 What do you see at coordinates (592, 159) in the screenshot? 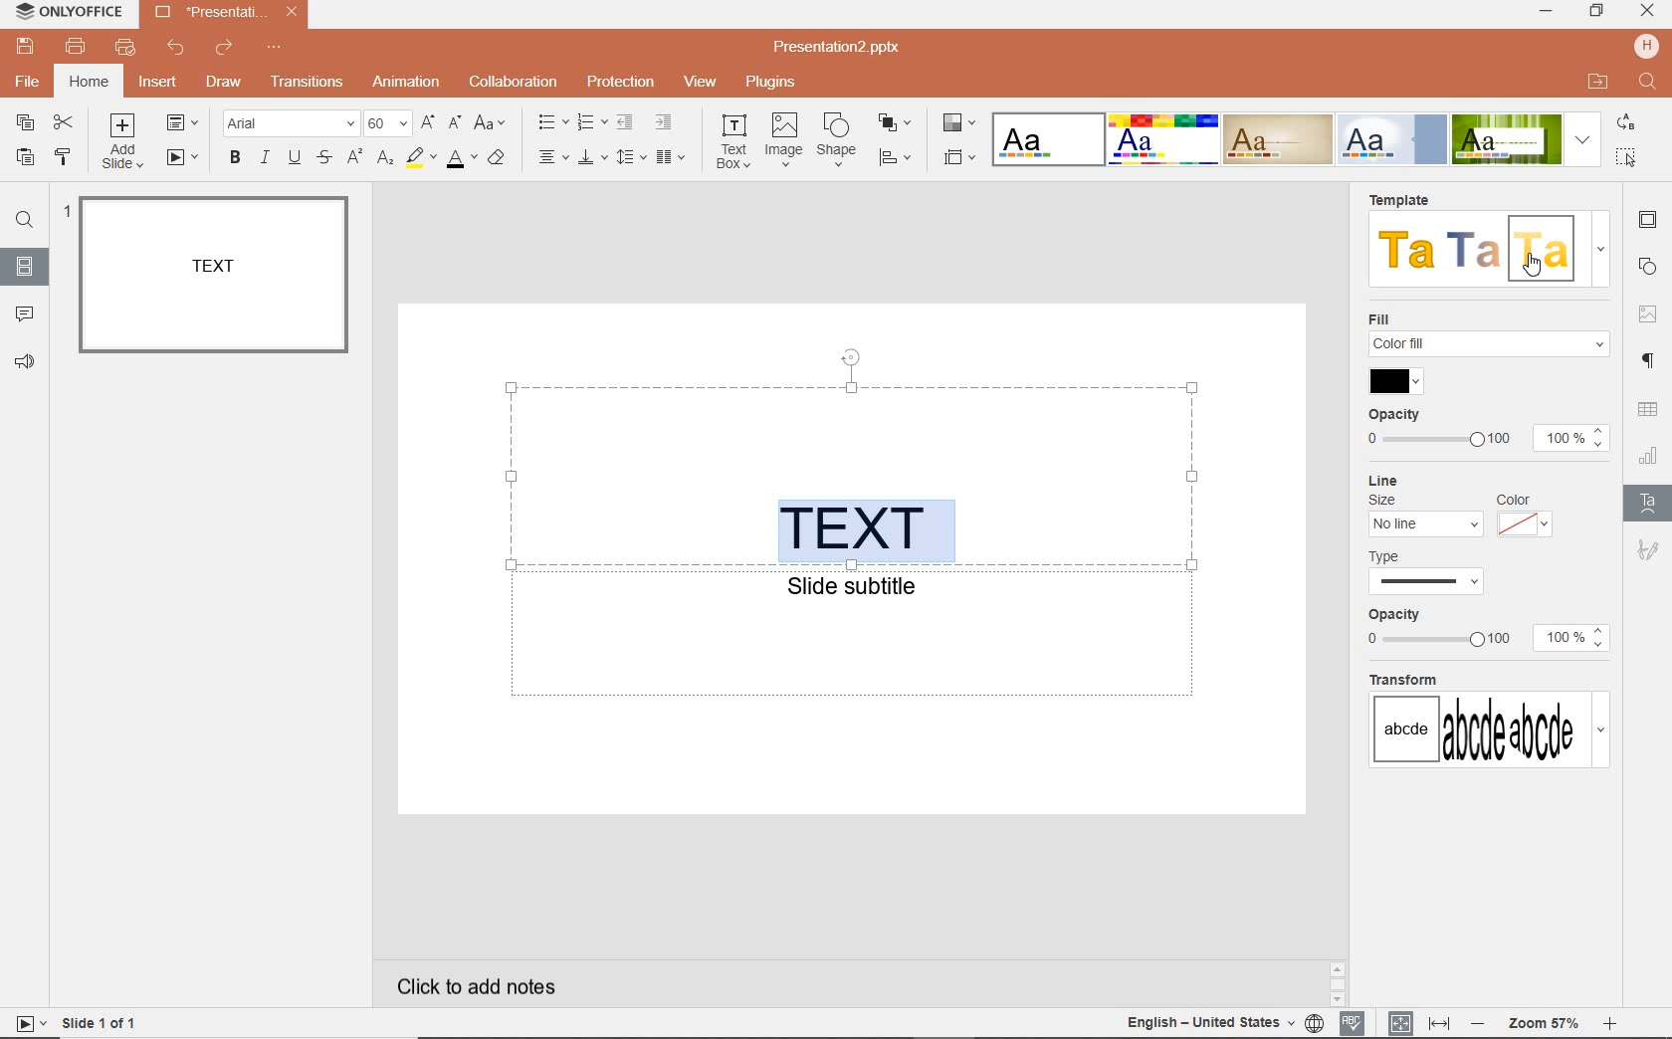
I see `VERTICAL ALIGN` at bounding box center [592, 159].